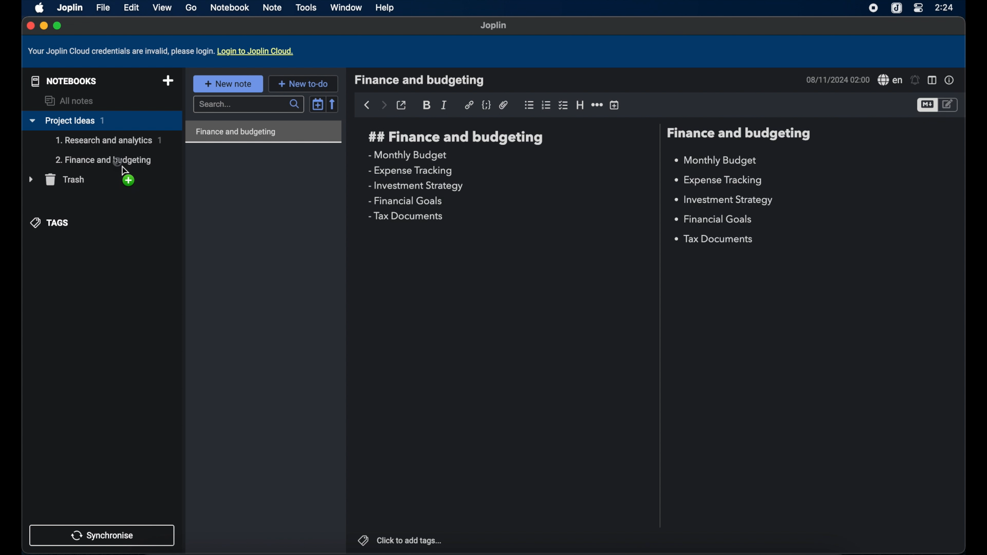 This screenshot has width=987, height=555. Describe the element at coordinates (716, 161) in the screenshot. I see `monthly  budget` at that location.